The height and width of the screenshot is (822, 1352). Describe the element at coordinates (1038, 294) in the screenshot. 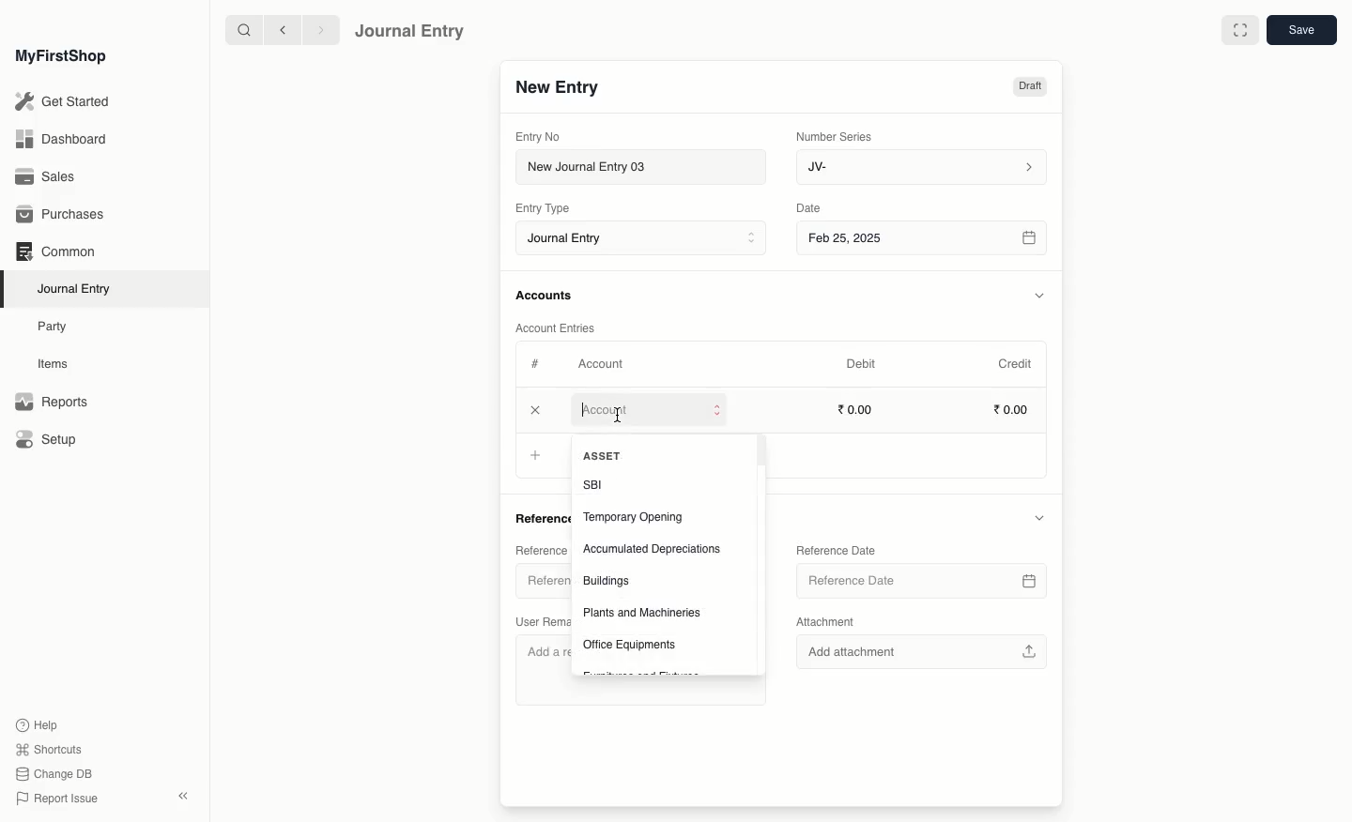

I see `Hide` at that location.